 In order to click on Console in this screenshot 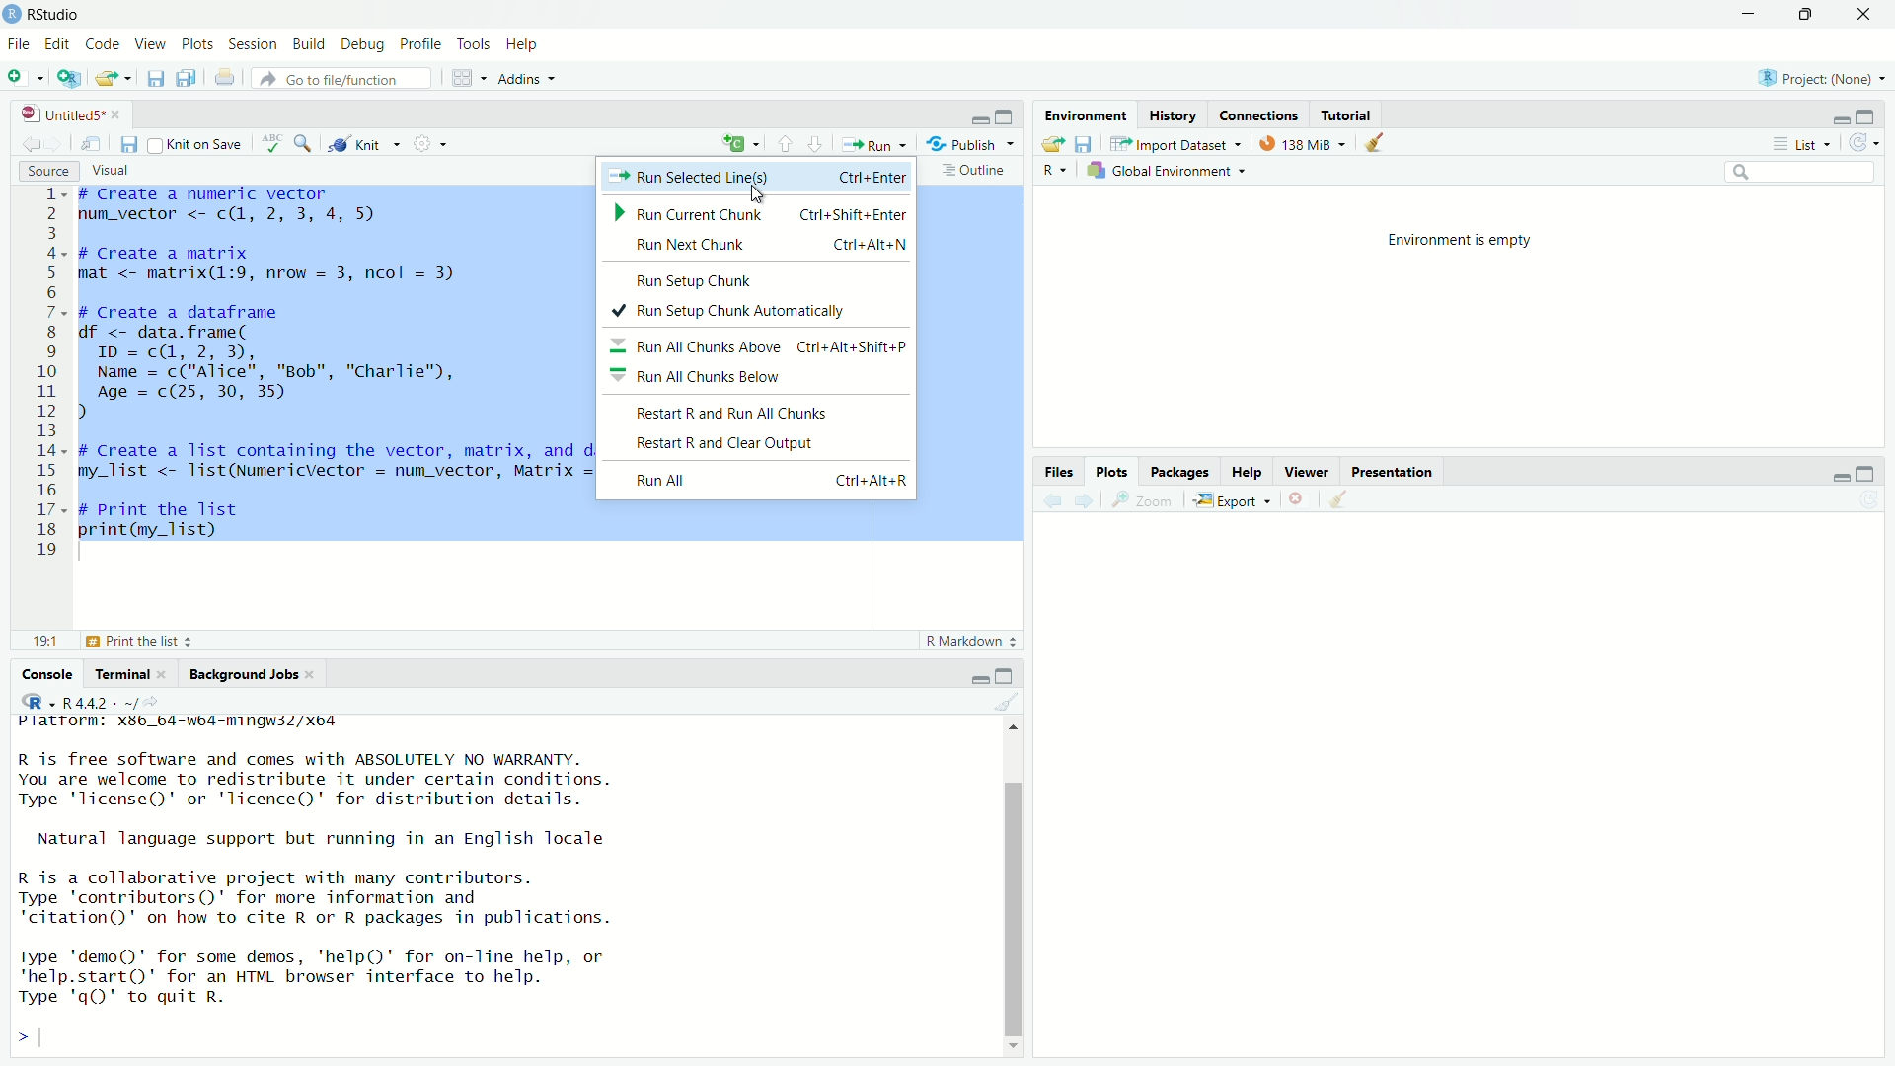, I will do `click(50, 673)`.